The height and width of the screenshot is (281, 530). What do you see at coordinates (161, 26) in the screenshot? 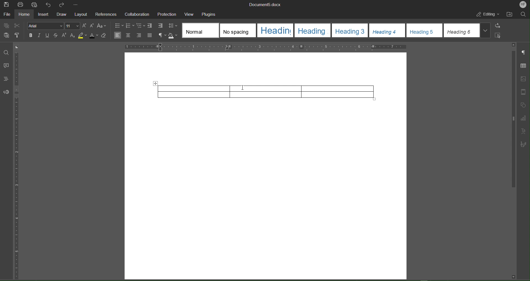
I see `Increase Indent` at bounding box center [161, 26].